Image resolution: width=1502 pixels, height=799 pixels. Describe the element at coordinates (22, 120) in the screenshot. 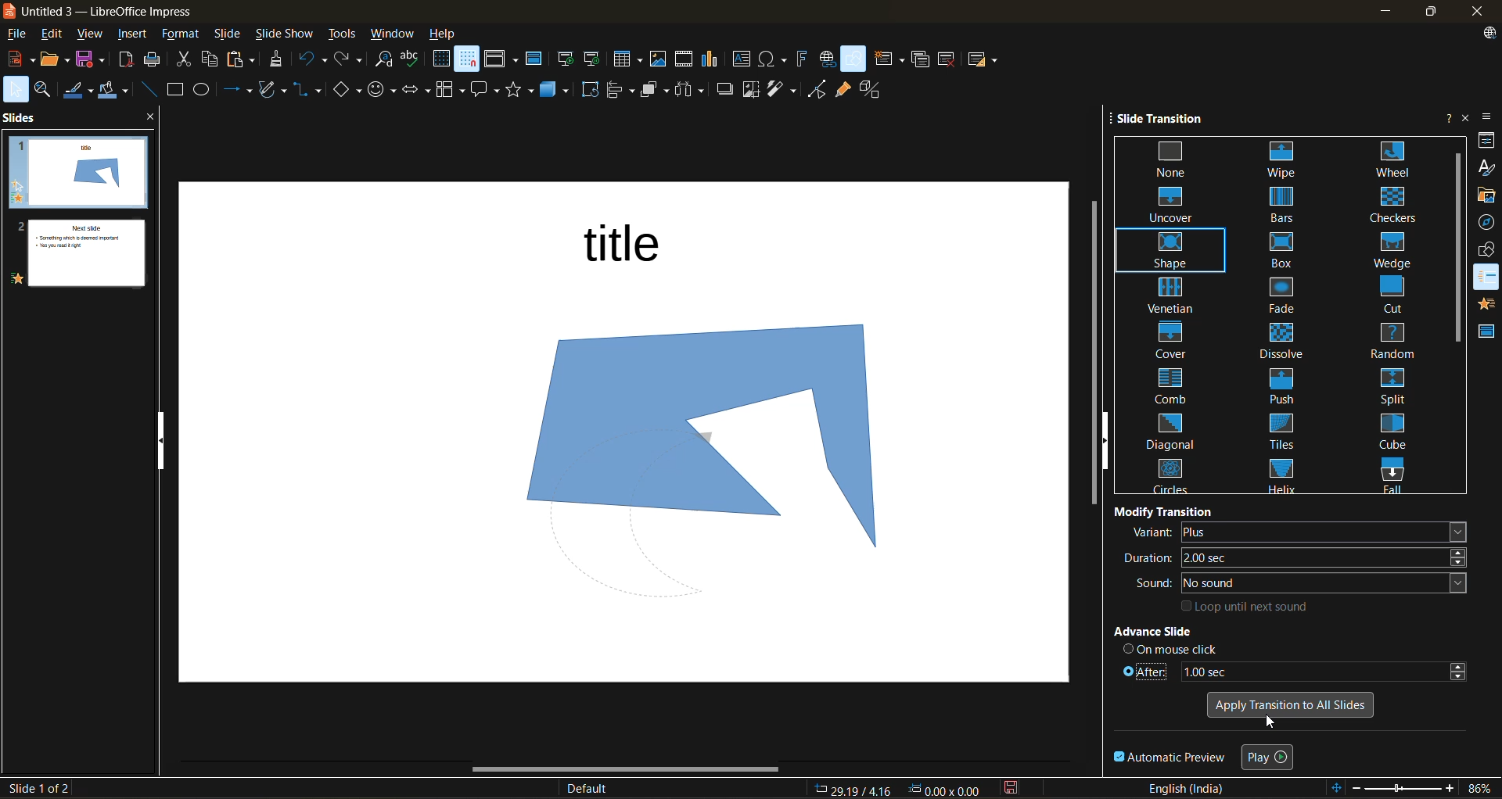

I see `slides` at that location.